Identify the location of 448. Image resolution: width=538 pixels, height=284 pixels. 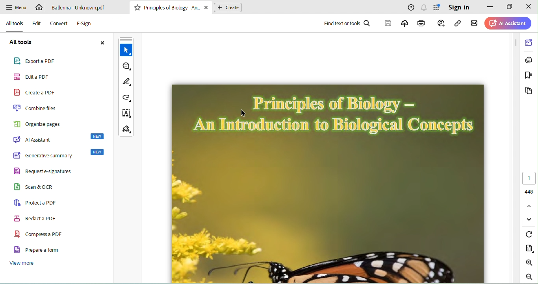
(528, 191).